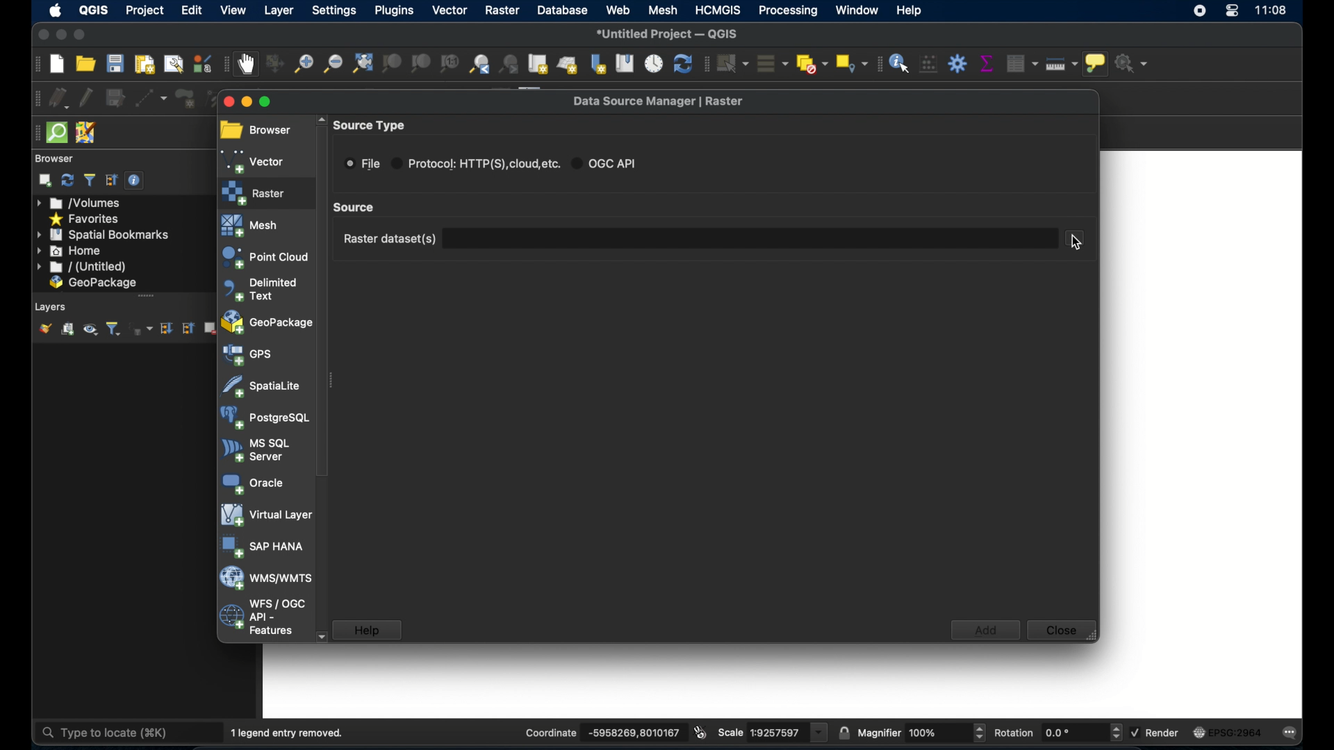  What do you see at coordinates (787, 10) in the screenshot?
I see `processing` at bounding box center [787, 10].